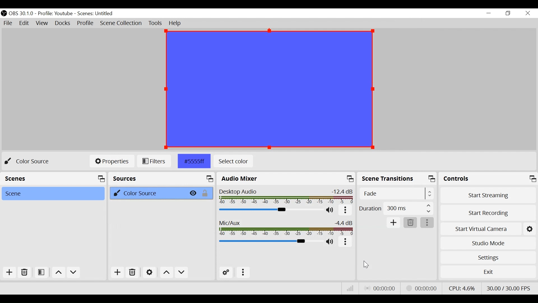 This screenshot has height=303, width=538. What do you see at coordinates (489, 13) in the screenshot?
I see `minimize` at bounding box center [489, 13].